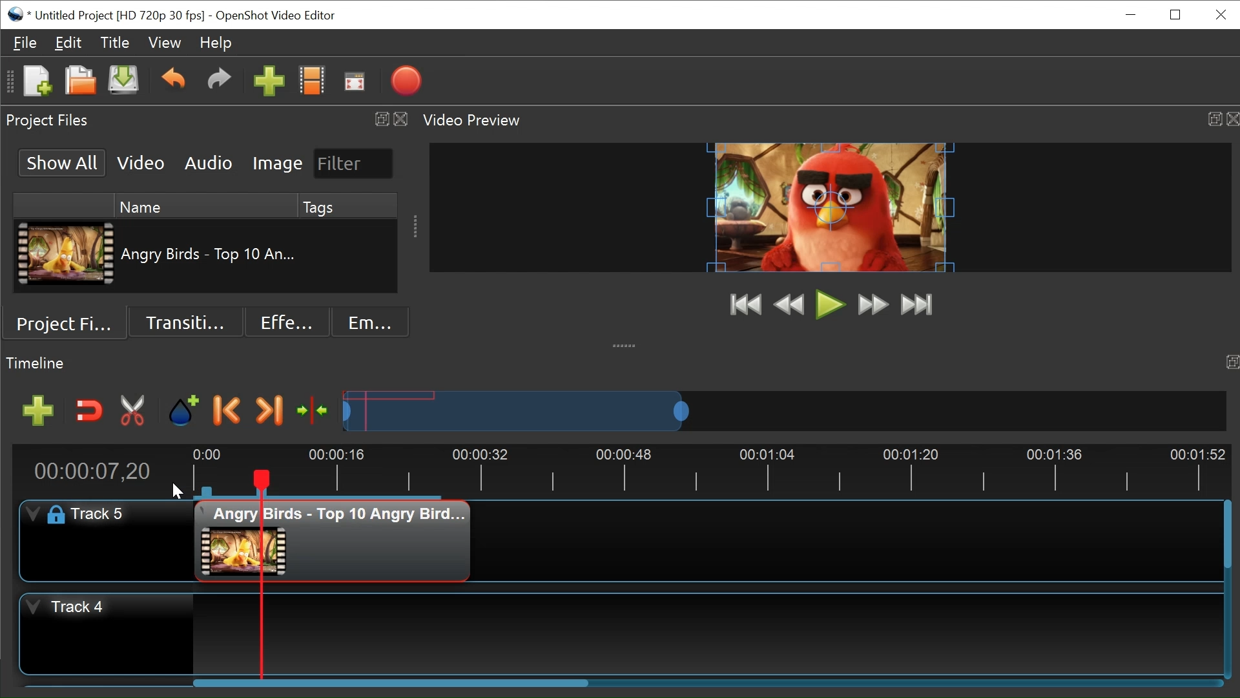 The width and height of the screenshot is (1240, 698). Describe the element at coordinates (51, 514) in the screenshot. I see `lock` at that location.